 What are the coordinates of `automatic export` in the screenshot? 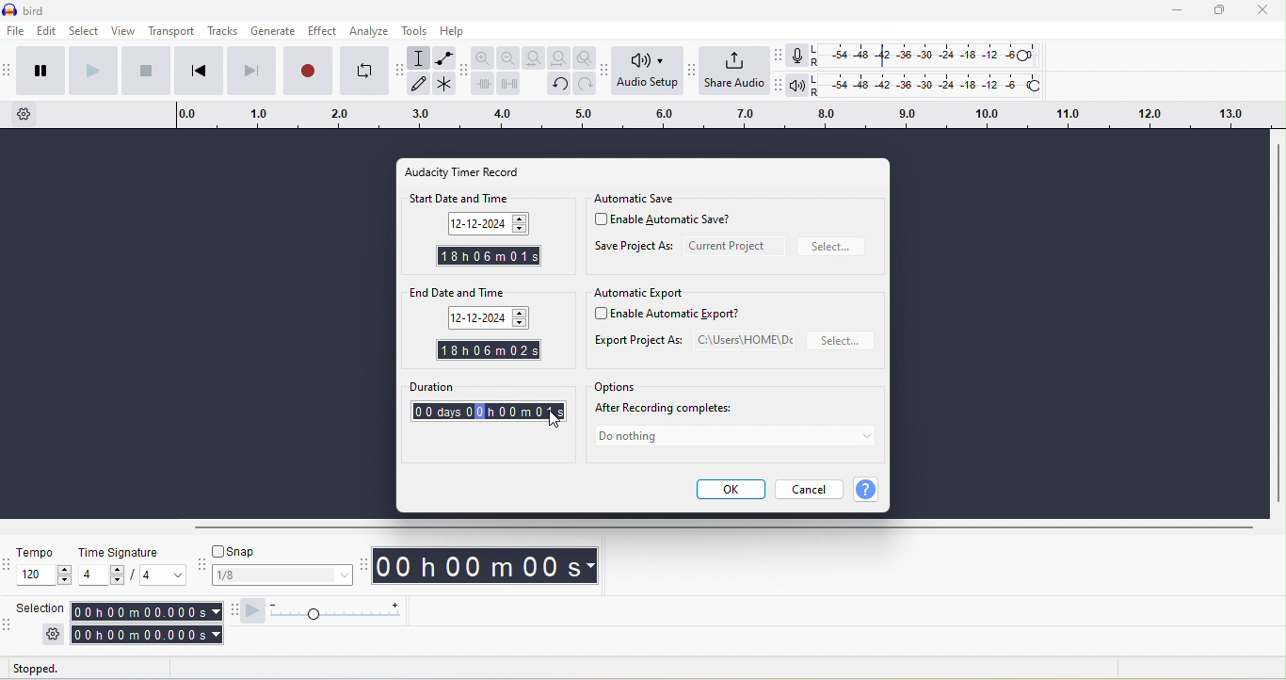 It's located at (639, 294).